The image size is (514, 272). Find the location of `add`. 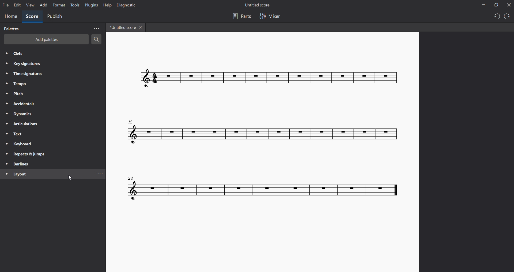

add is located at coordinates (43, 5).